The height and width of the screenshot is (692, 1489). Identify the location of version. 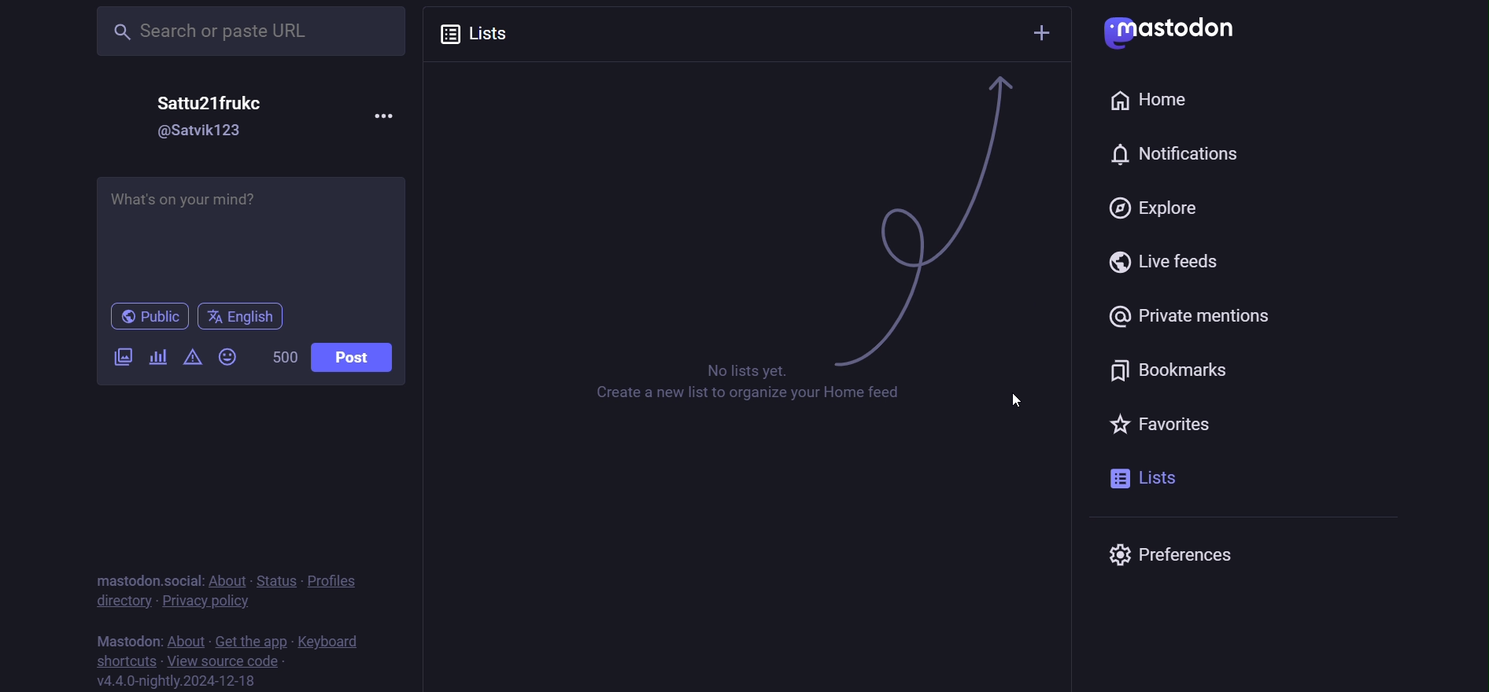
(187, 682).